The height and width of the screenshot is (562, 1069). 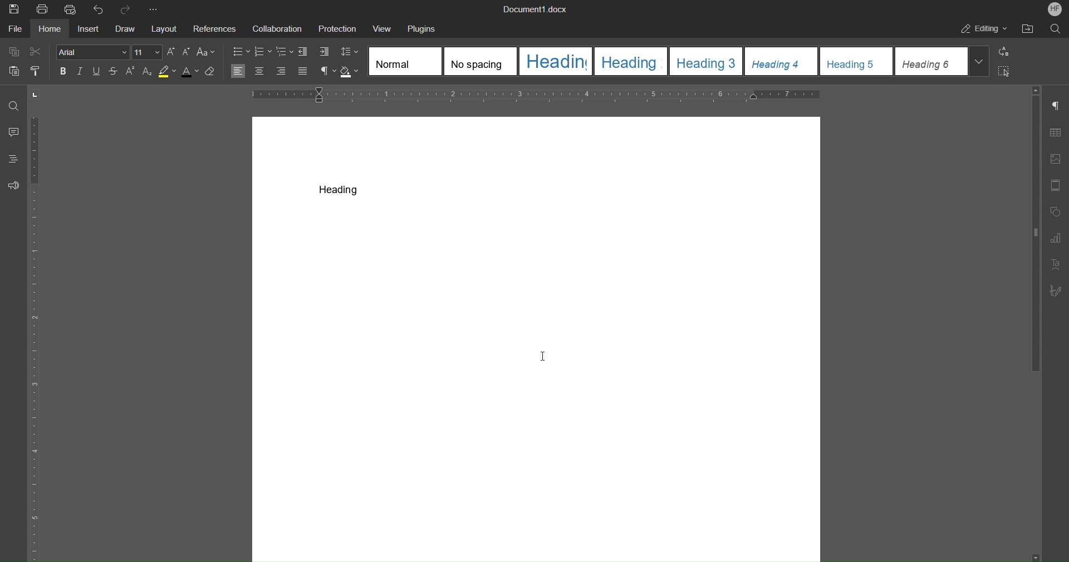 I want to click on No spacing, so click(x=481, y=60).